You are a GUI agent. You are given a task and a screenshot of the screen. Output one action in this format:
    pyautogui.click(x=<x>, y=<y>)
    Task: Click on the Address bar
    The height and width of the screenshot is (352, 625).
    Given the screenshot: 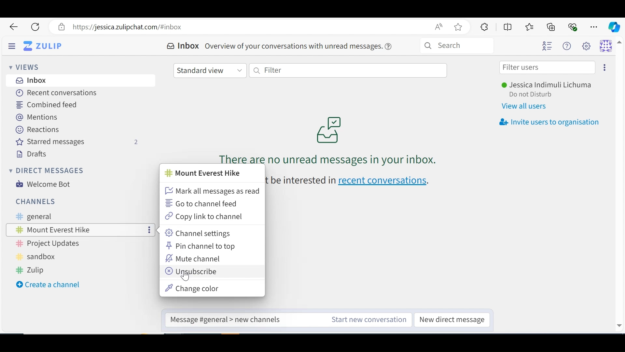 What is the action you would take?
    pyautogui.click(x=249, y=27)
    